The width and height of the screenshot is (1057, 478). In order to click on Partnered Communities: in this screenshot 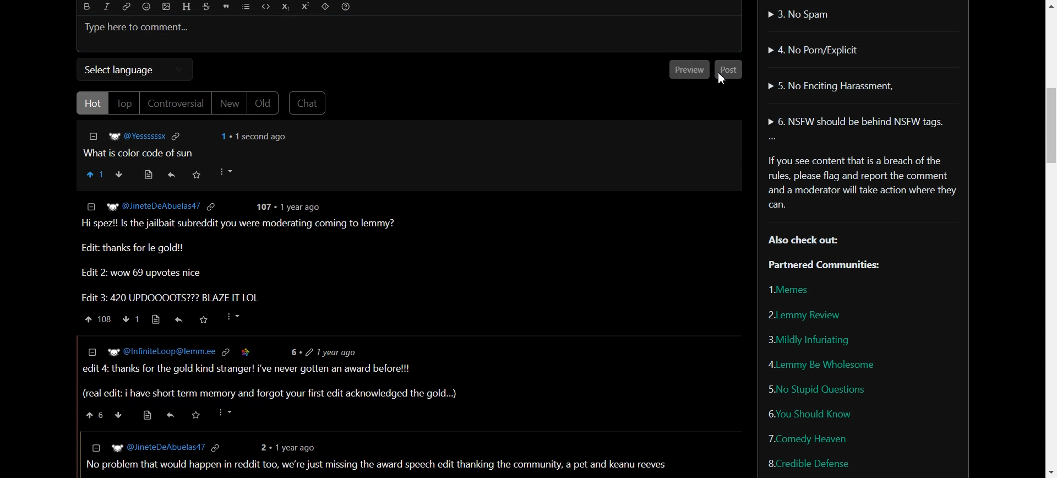, I will do `click(837, 265)`.